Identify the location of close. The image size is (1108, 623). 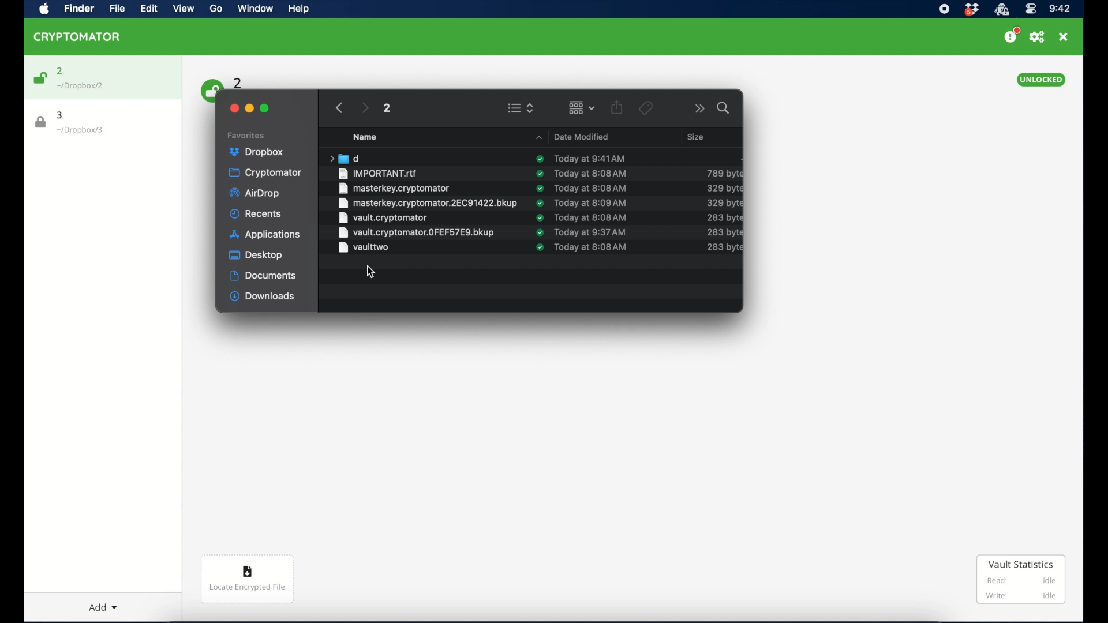
(1064, 37).